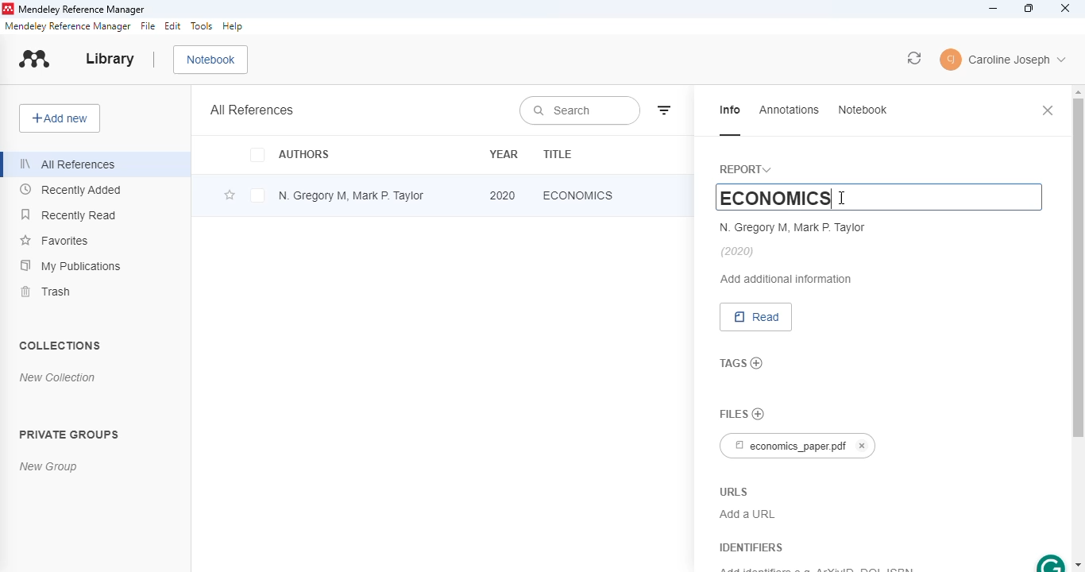 The width and height of the screenshot is (1085, 572). What do you see at coordinates (790, 110) in the screenshot?
I see `annotations` at bounding box center [790, 110].